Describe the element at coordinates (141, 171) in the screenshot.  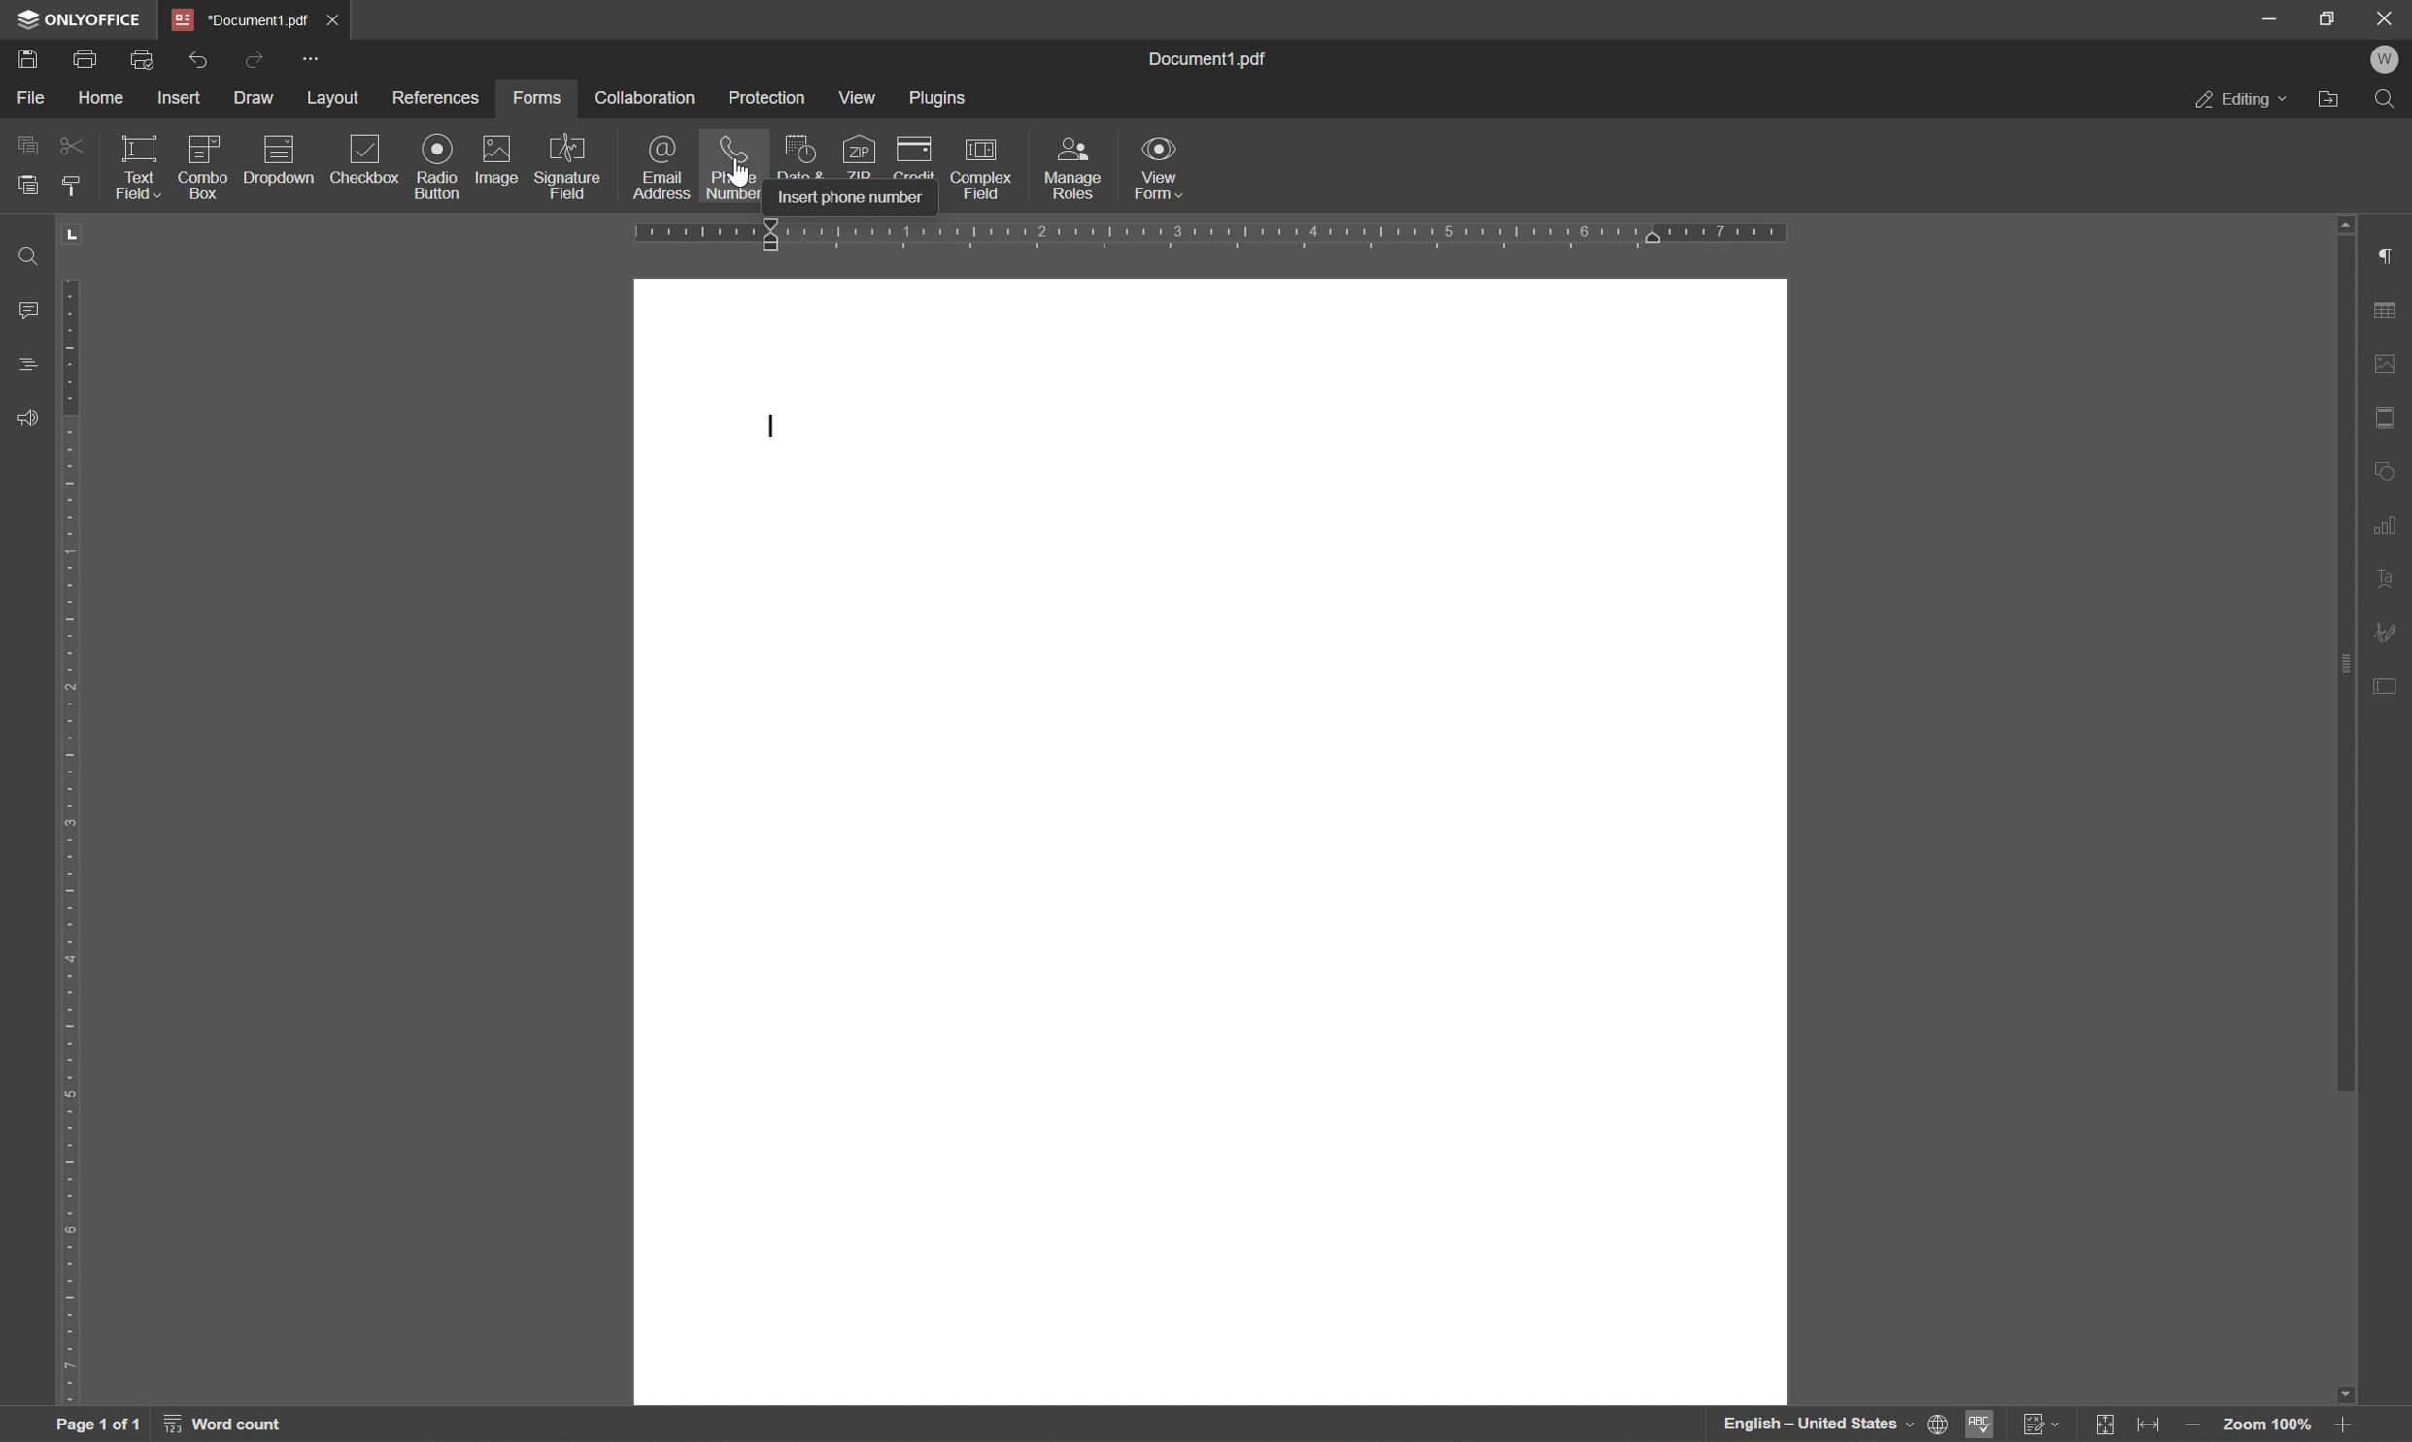
I see `text field` at that location.